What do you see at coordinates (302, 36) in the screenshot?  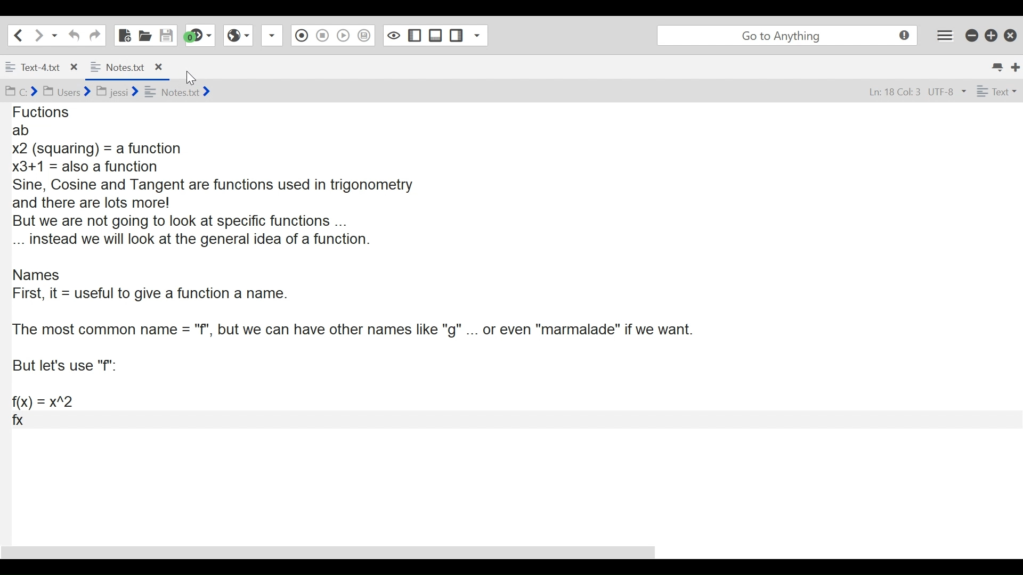 I see `Recording in Macro` at bounding box center [302, 36].